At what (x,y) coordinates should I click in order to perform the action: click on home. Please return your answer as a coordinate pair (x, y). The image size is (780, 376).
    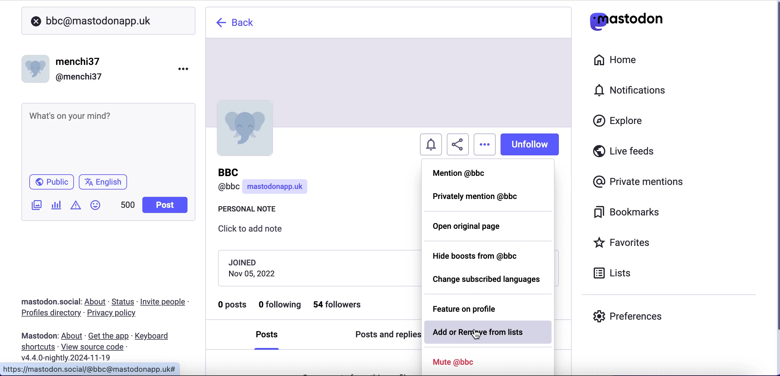
    Looking at the image, I should click on (614, 60).